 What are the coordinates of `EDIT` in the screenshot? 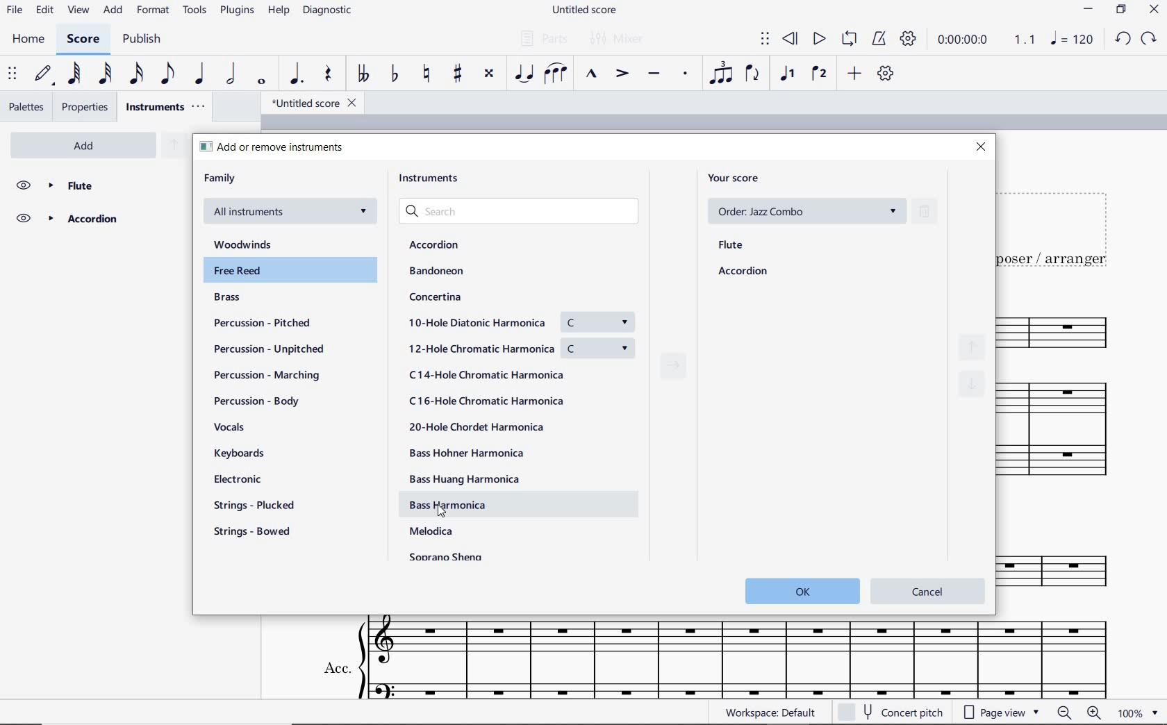 It's located at (44, 10).